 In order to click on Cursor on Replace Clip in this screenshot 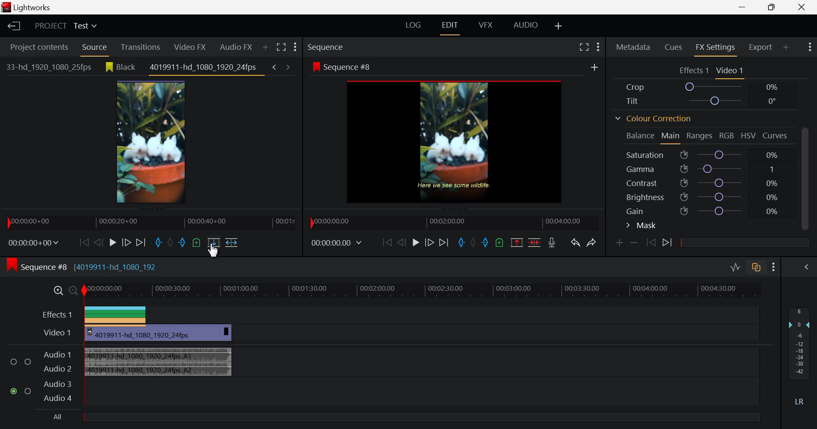, I will do `click(214, 246)`.